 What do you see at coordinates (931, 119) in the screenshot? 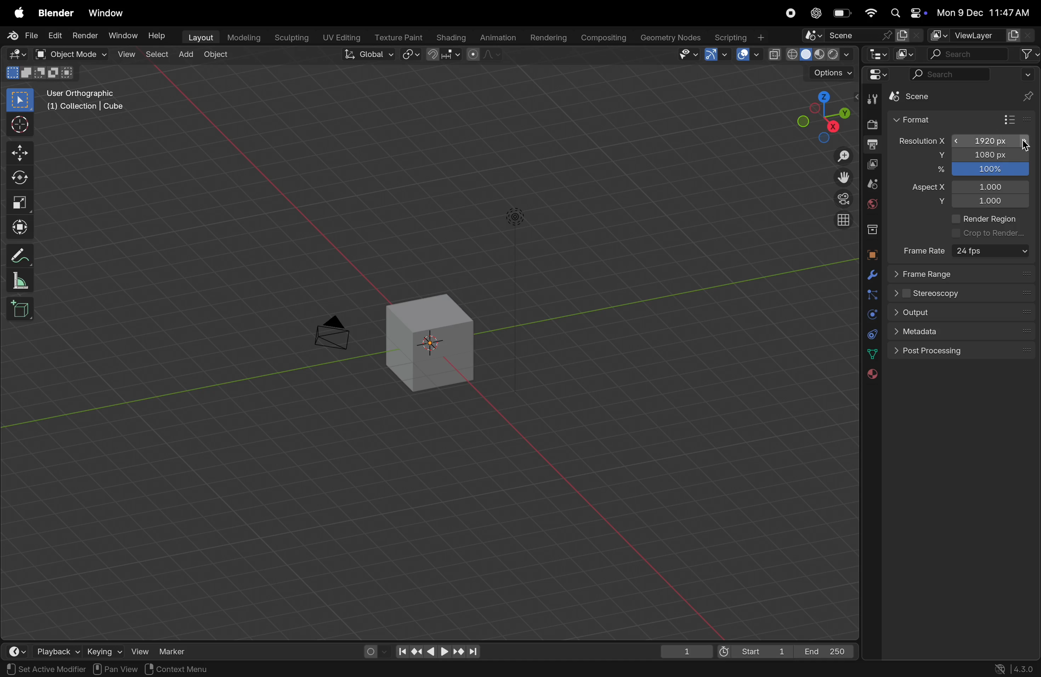
I see `Format` at bounding box center [931, 119].